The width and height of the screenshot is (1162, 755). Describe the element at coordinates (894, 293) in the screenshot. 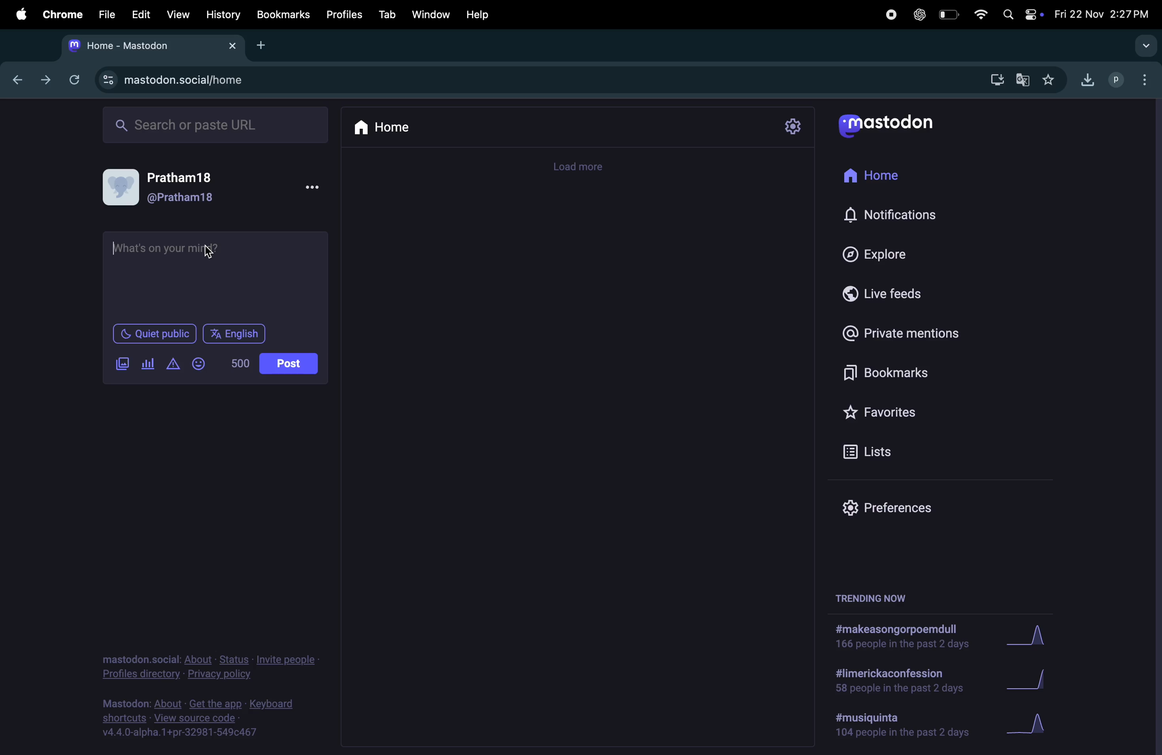

I see `live feeds` at that location.